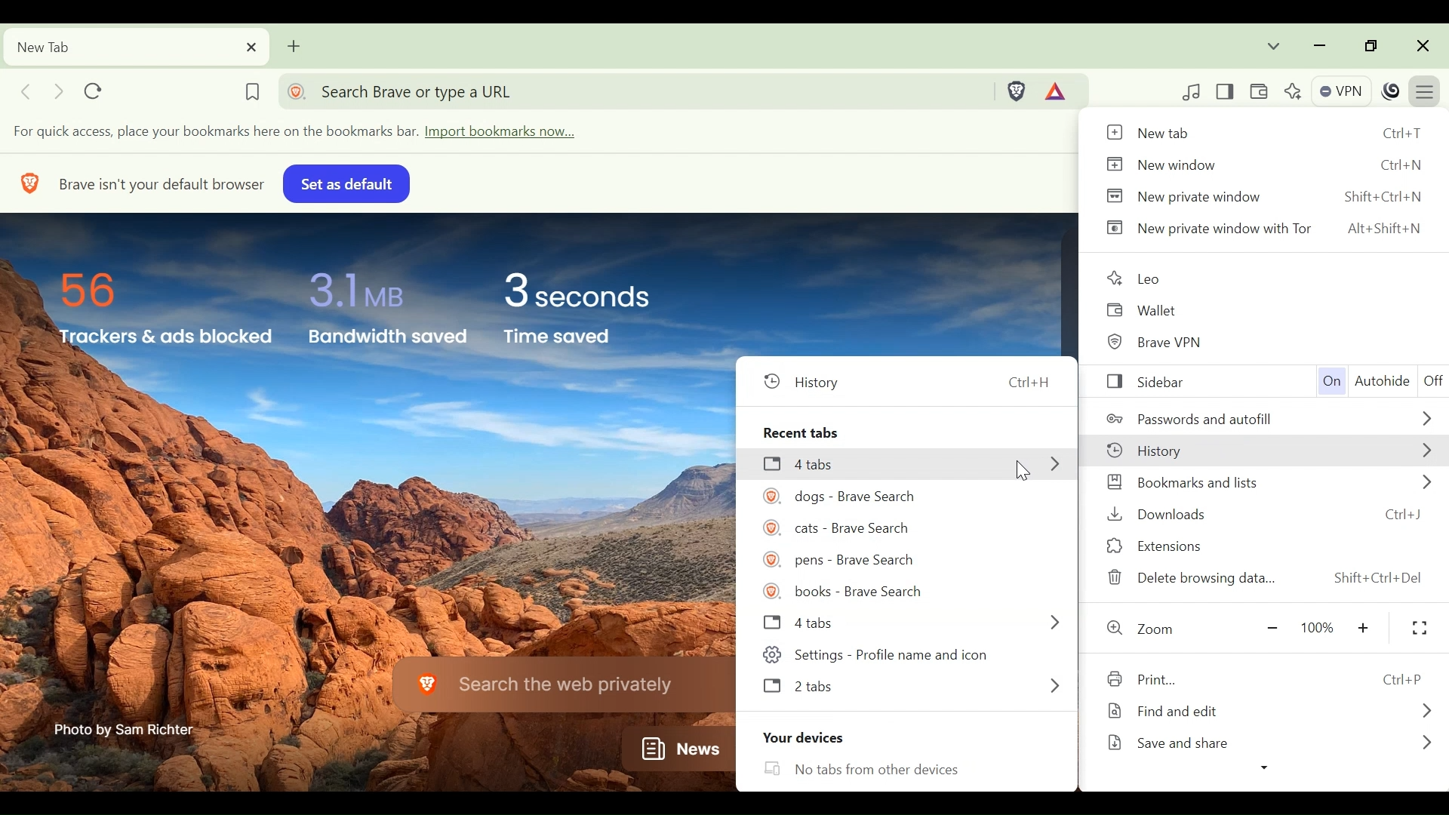 This screenshot has width=1449, height=815. What do you see at coordinates (1428, 89) in the screenshot?
I see `Customize and control Brave` at bounding box center [1428, 89].